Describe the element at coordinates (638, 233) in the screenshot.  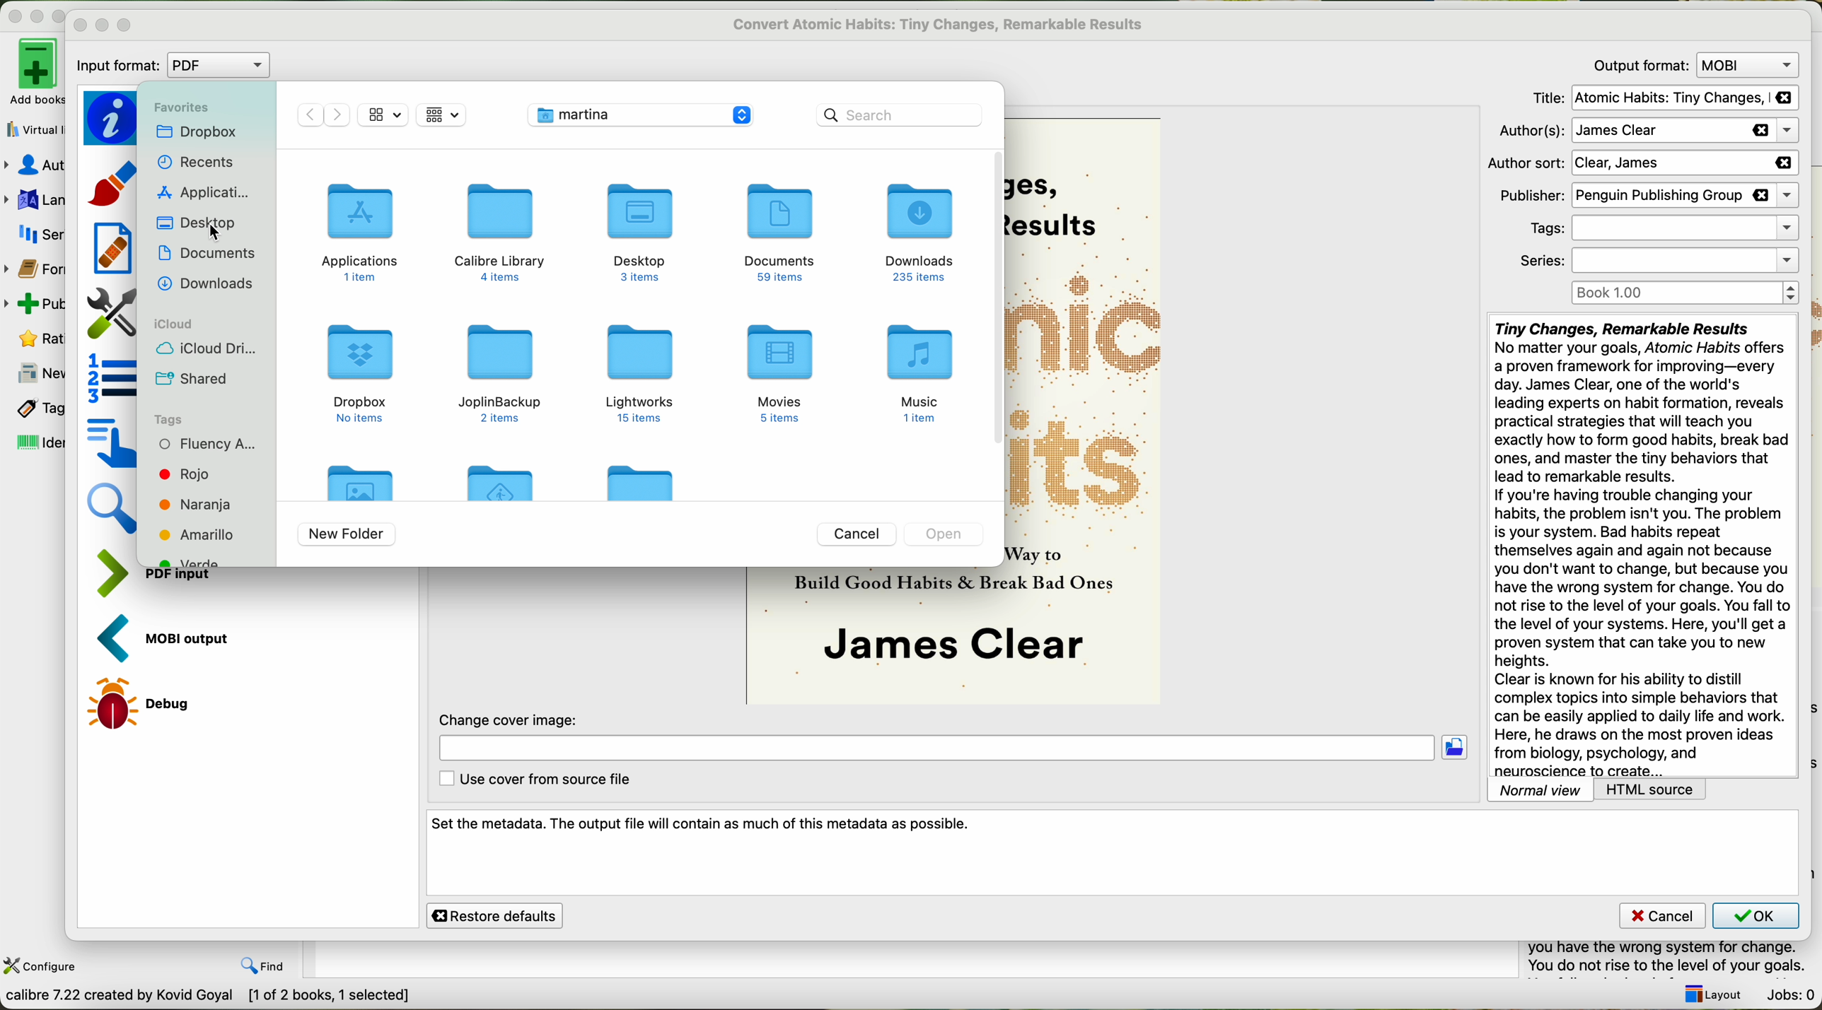
I see `desktop` at that location.